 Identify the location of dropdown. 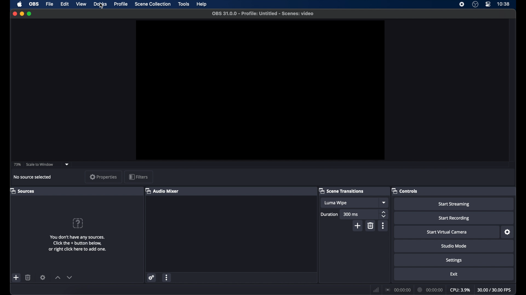
(384, 202).